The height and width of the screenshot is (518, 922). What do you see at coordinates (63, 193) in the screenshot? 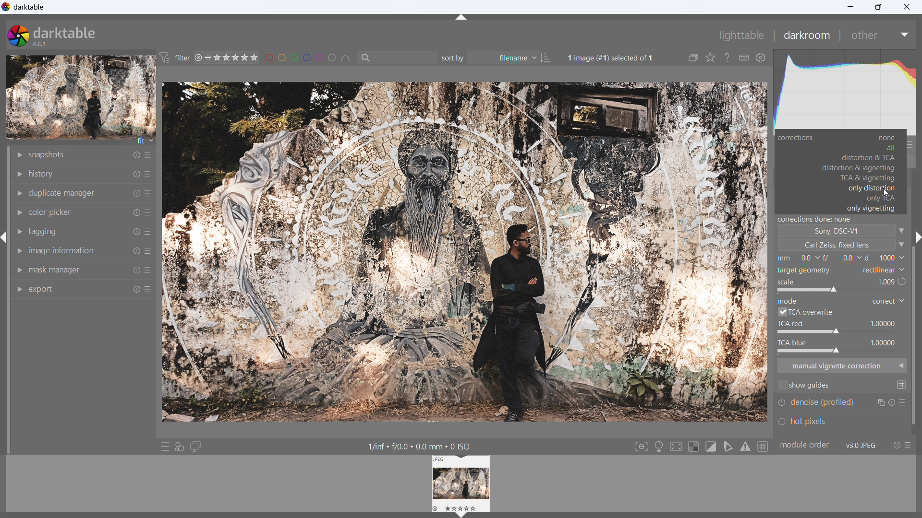
I see `duplicate manager` at bounding box center [63, 193].